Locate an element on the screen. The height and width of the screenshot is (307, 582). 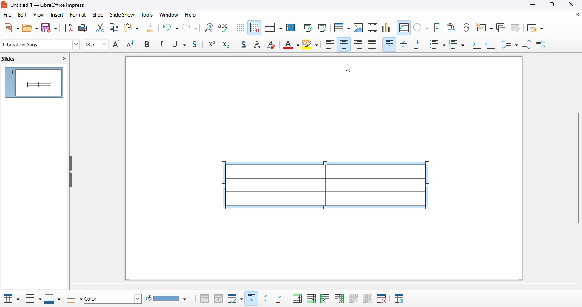
undo is located at coordinates (170, 27).